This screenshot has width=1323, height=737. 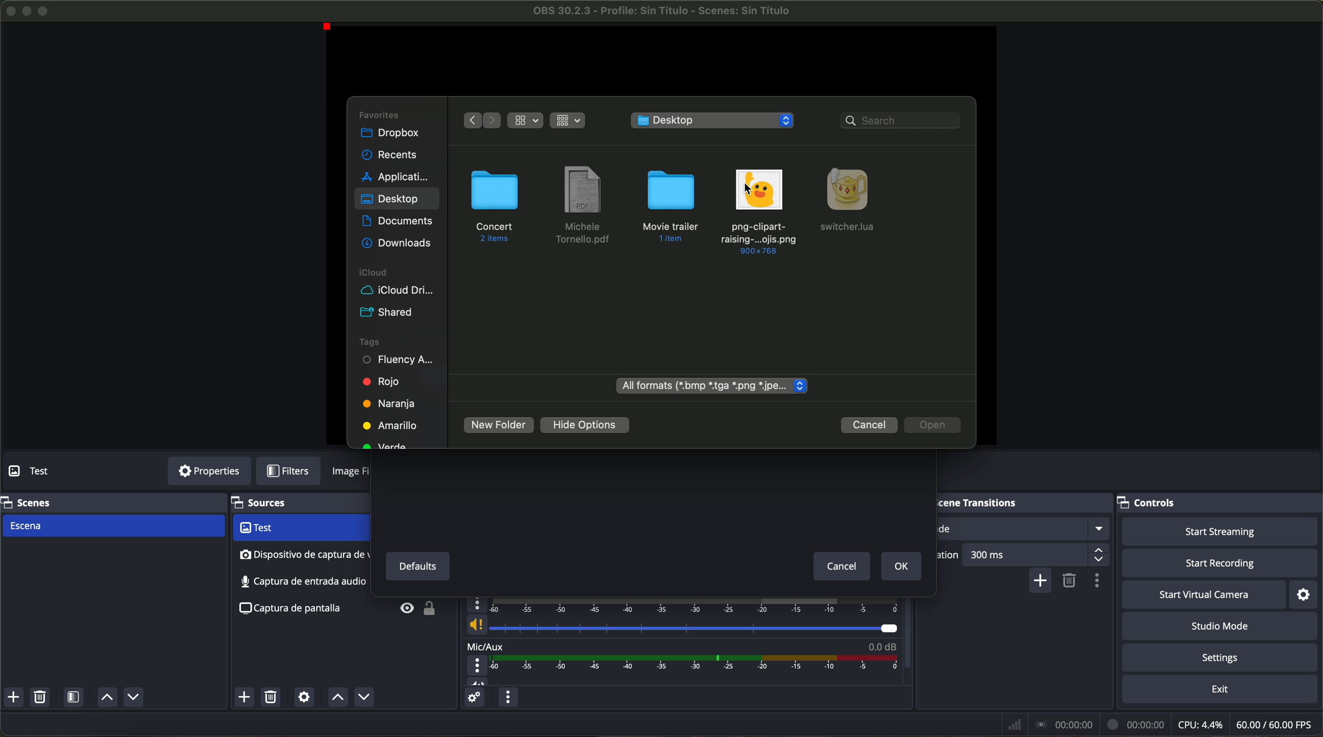 What do you see at coordinates (294, 471) in the screenshot?
I see `filters` at bounding box center [294, 471].